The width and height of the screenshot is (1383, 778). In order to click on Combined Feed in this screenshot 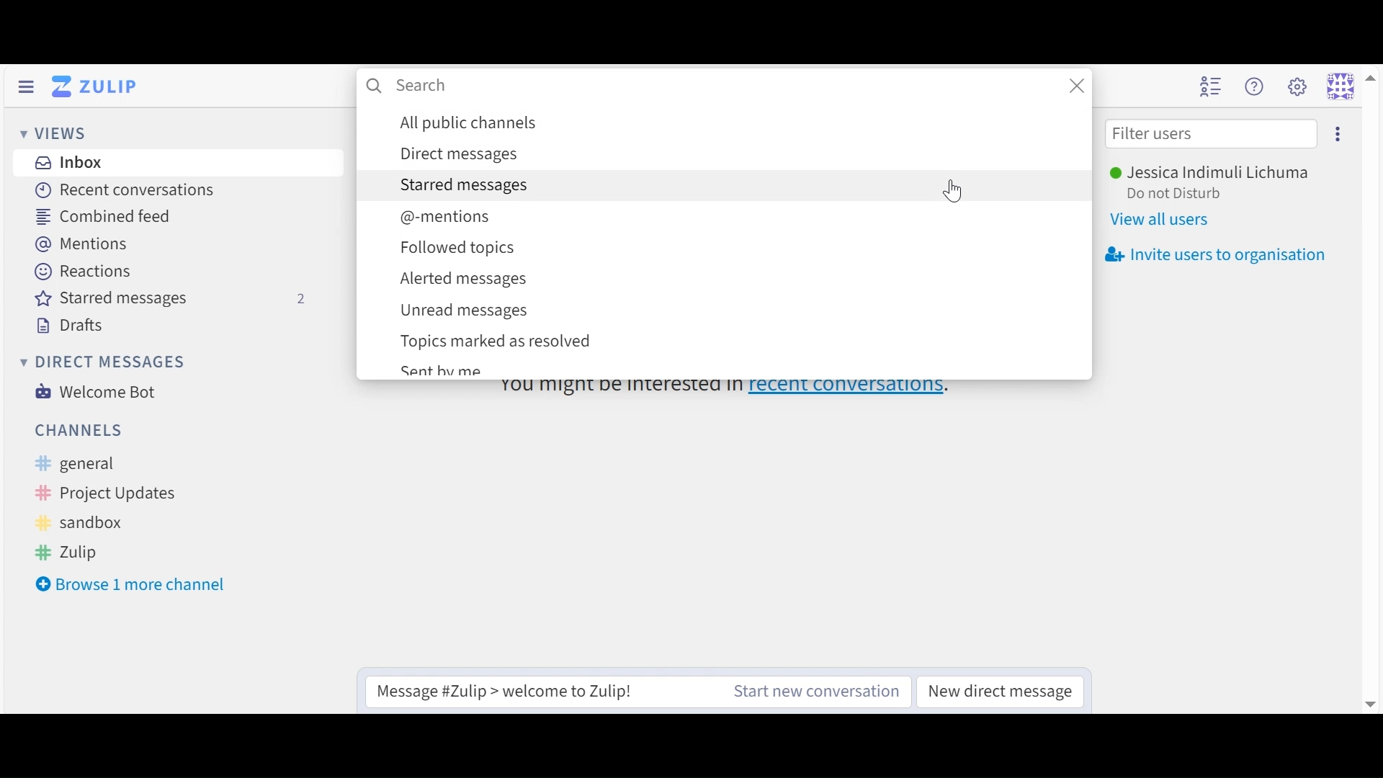, I will do `click(98, 216)`.